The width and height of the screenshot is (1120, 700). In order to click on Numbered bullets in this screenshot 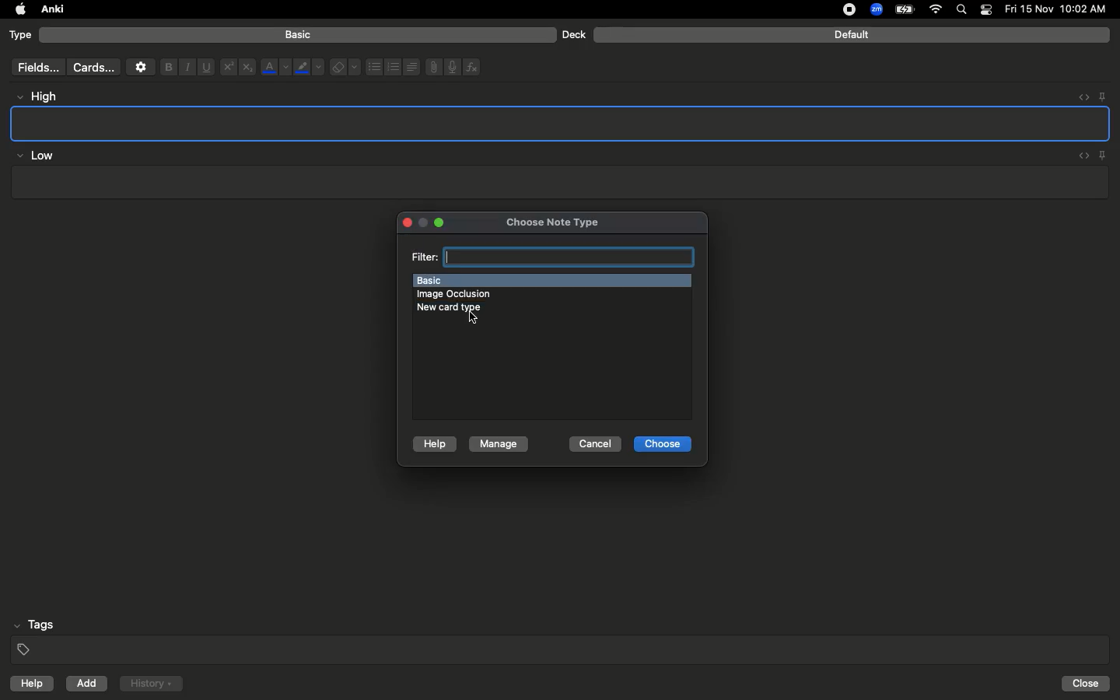, I will do `click(394, 67)`.